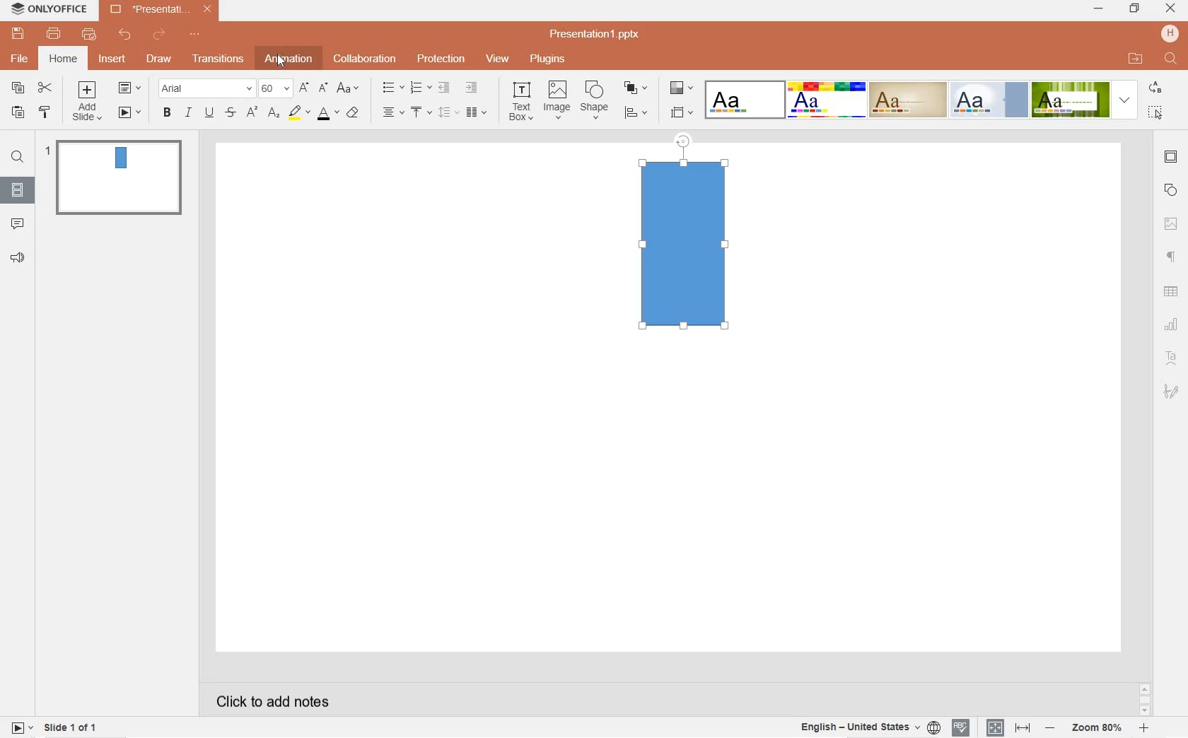 The image size is (1188, 738). Describe the element at coordinates (203, 88) in the screenshot. I see `font name: Arial` at that location.